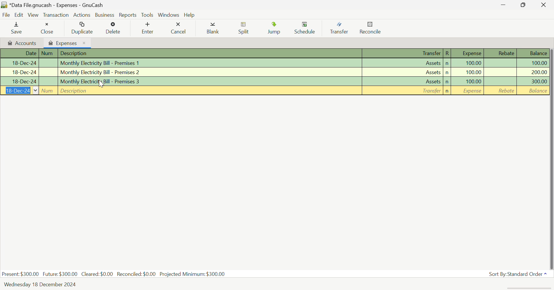  Describe the element at coordinates (19, 15) in the screenshot. I see `Edit` at that location.